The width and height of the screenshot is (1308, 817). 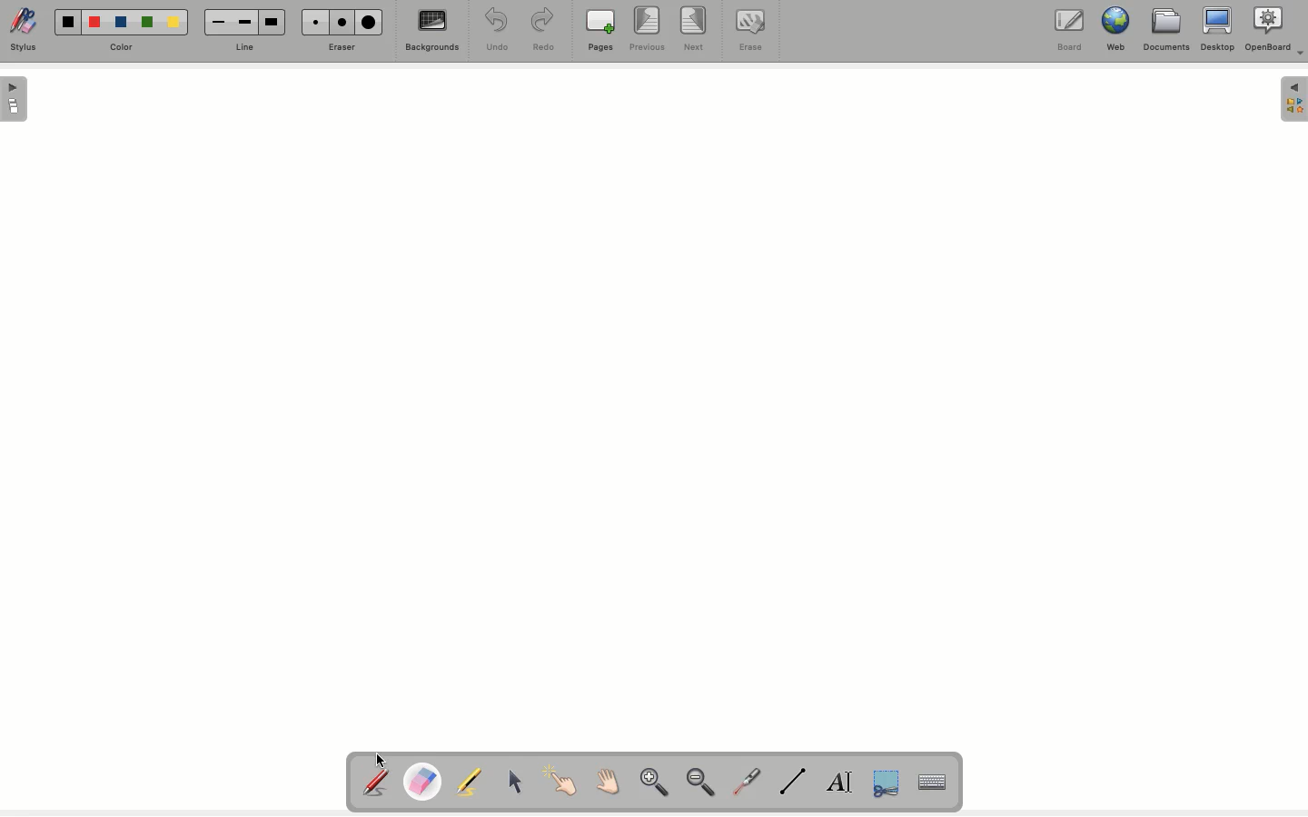 What do you see at coordinates (602, 31) in the screenshot?
I see `Pages` at bounding box center [602, 31].